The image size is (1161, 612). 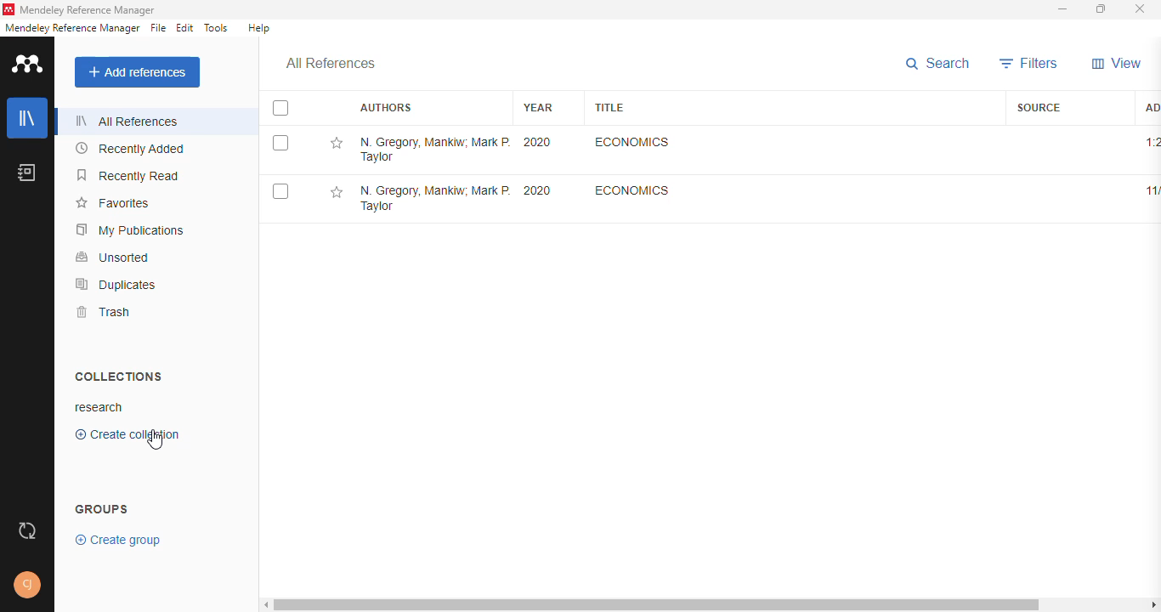 I want to click on 2020, so click(x=538, y=142).